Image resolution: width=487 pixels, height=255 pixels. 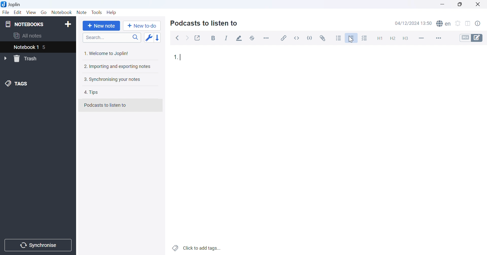 I want to click on All notes, so click(x=28, y=36).